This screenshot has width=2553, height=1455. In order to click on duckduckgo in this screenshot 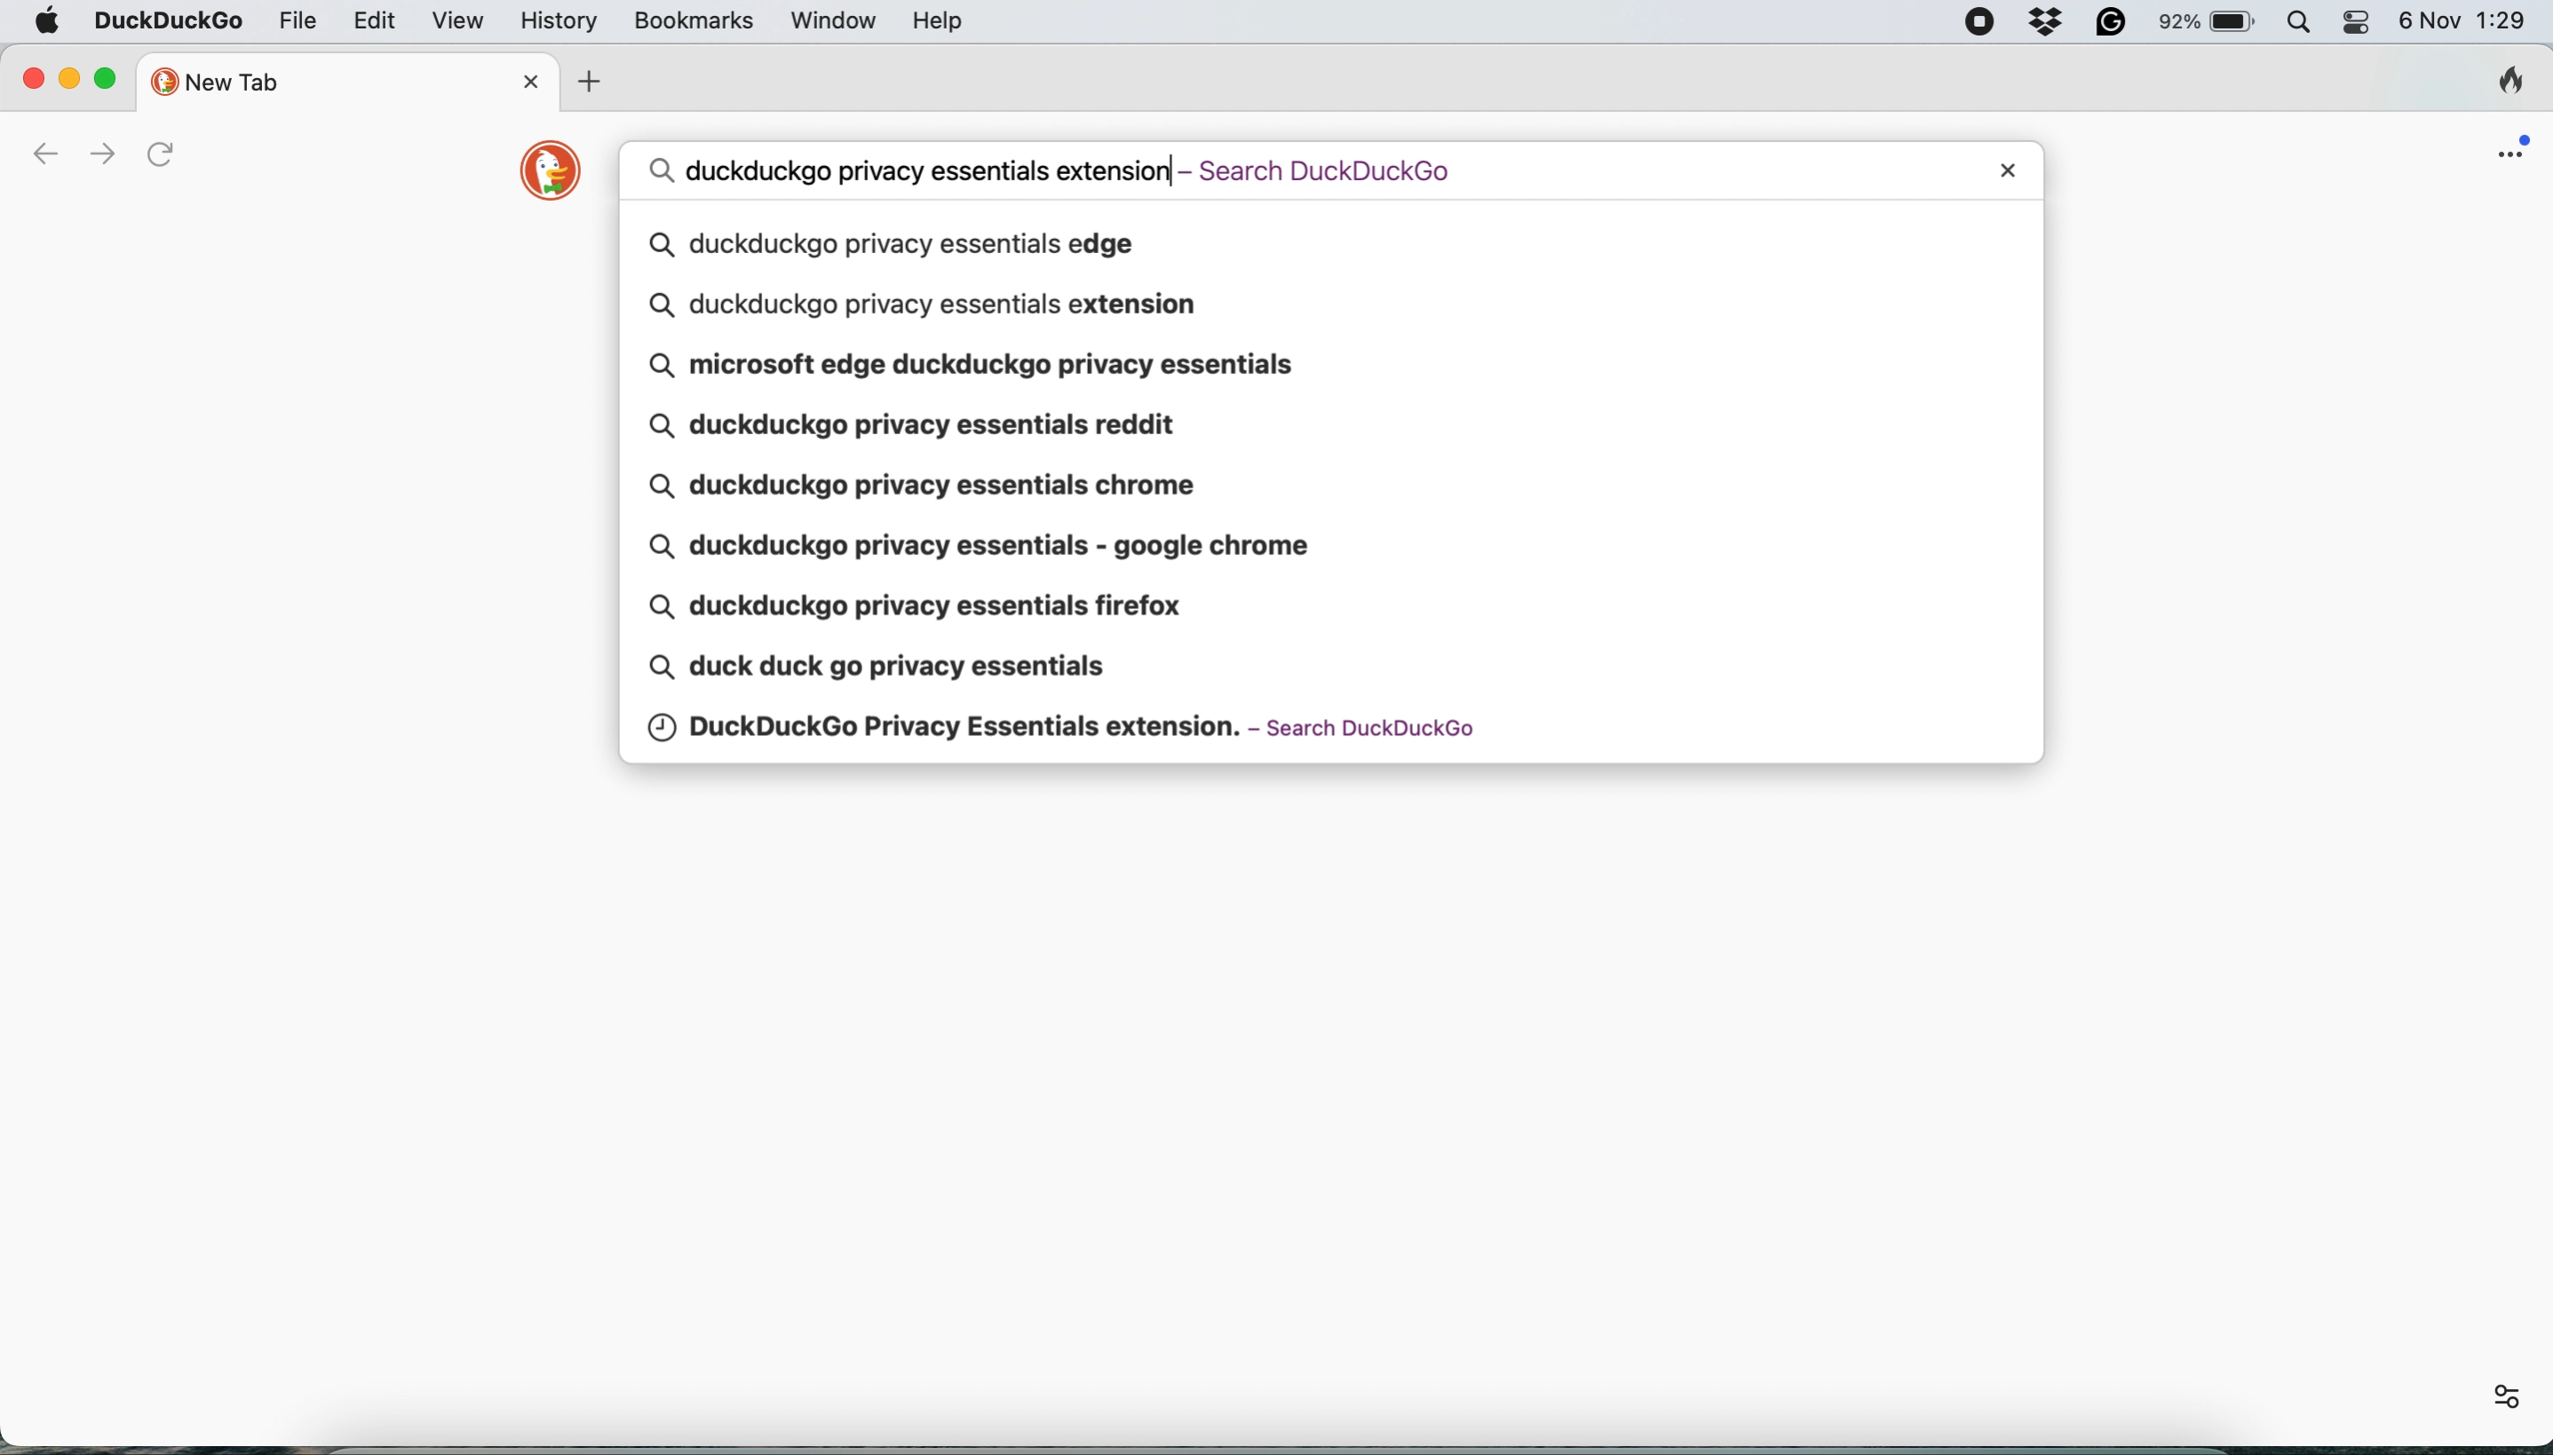, I will do `click(167, 22)`.